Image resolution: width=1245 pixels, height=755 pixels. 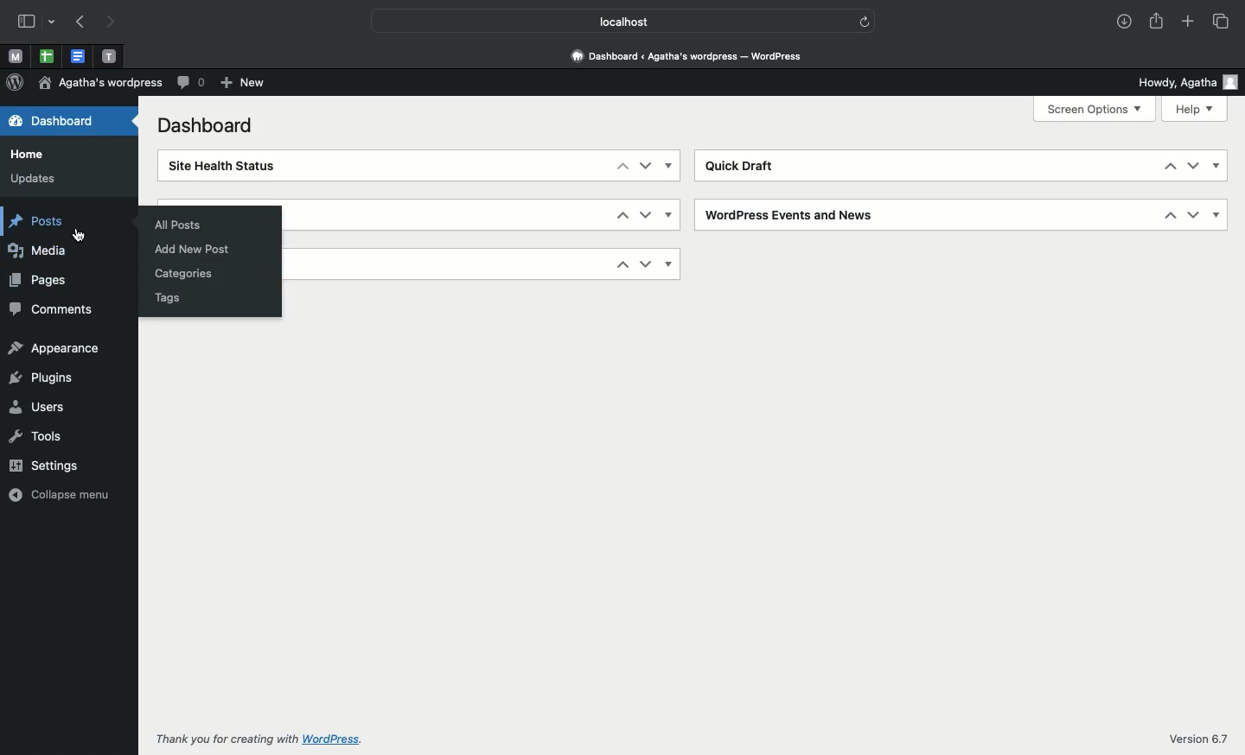 I want to click on Comments, so click(x=59, y=310).